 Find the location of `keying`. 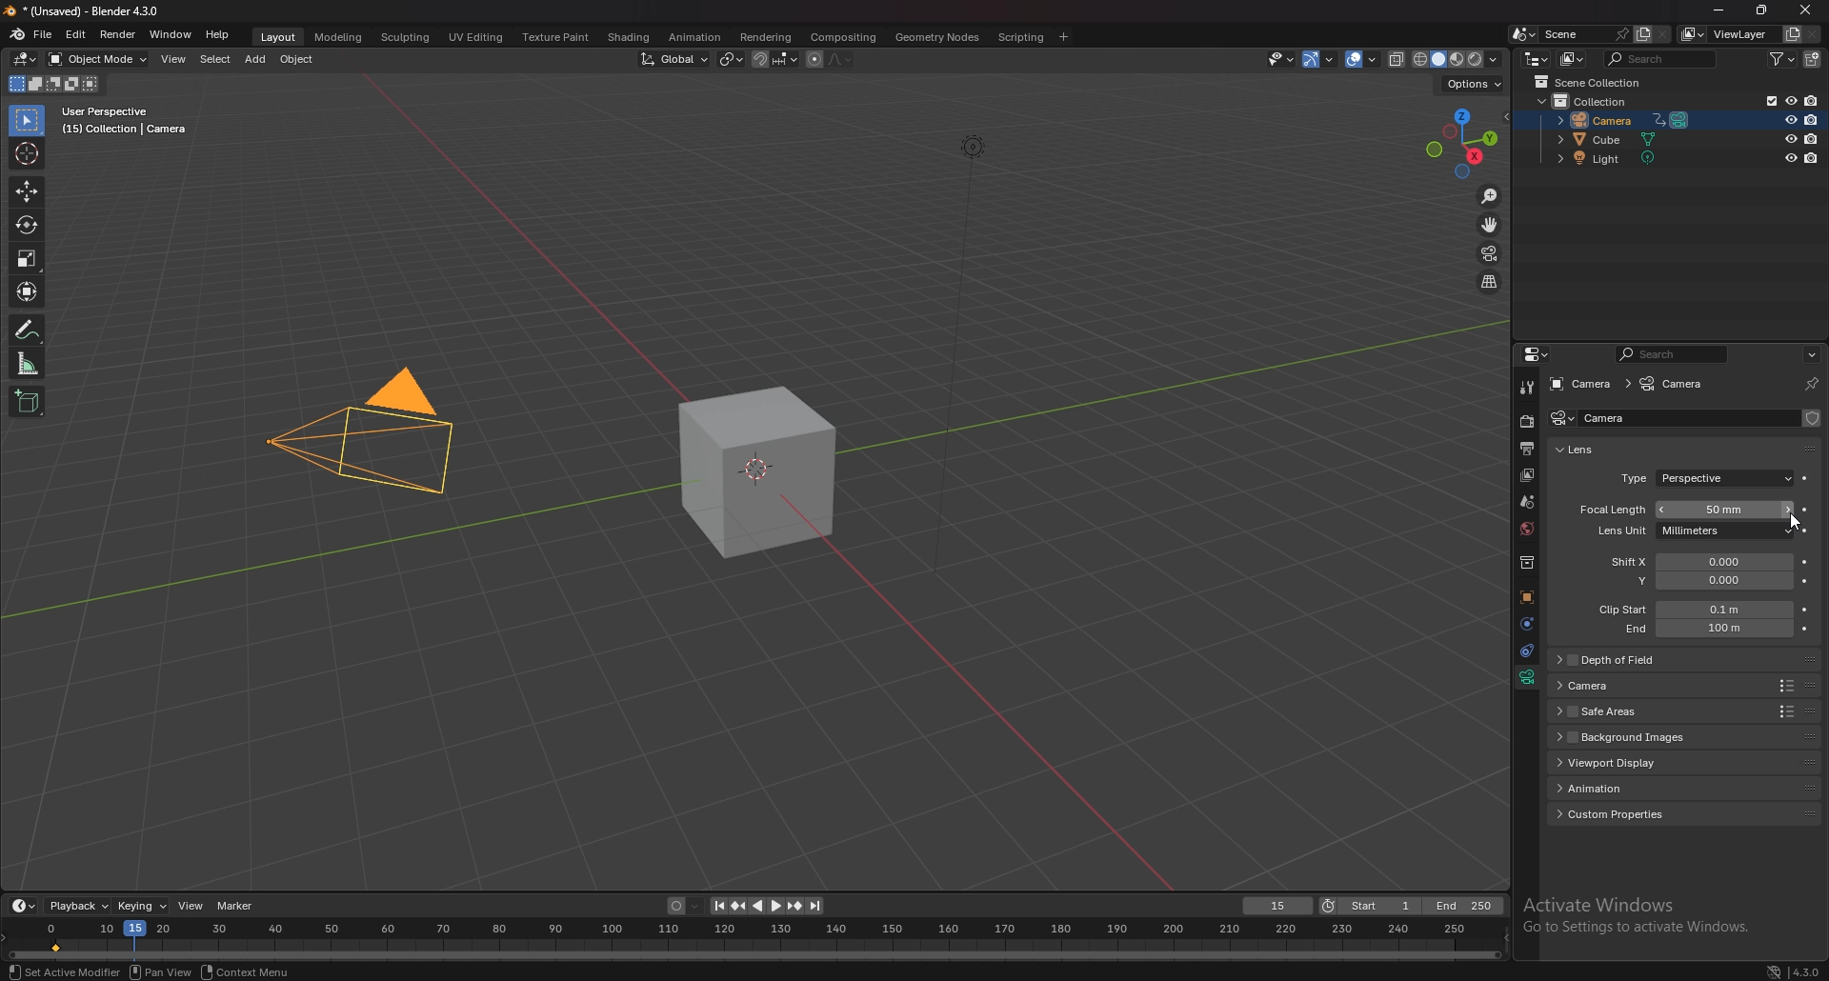

keying is located at coordinates (143, 906).